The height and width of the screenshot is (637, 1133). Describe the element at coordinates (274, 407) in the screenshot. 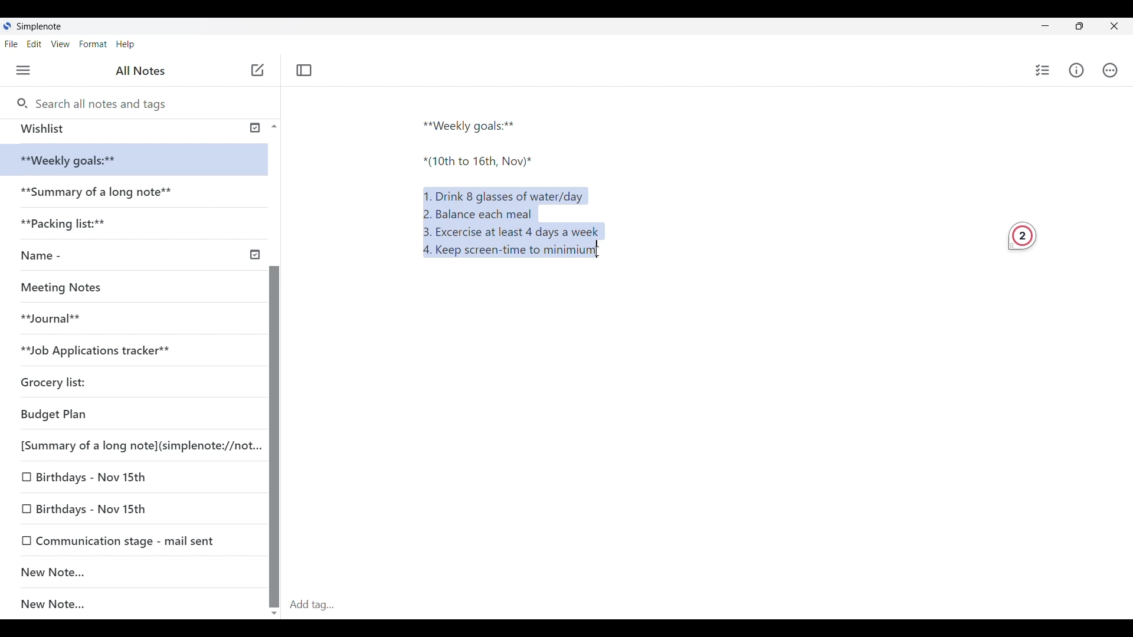

I see `Scroll bar` at that location.